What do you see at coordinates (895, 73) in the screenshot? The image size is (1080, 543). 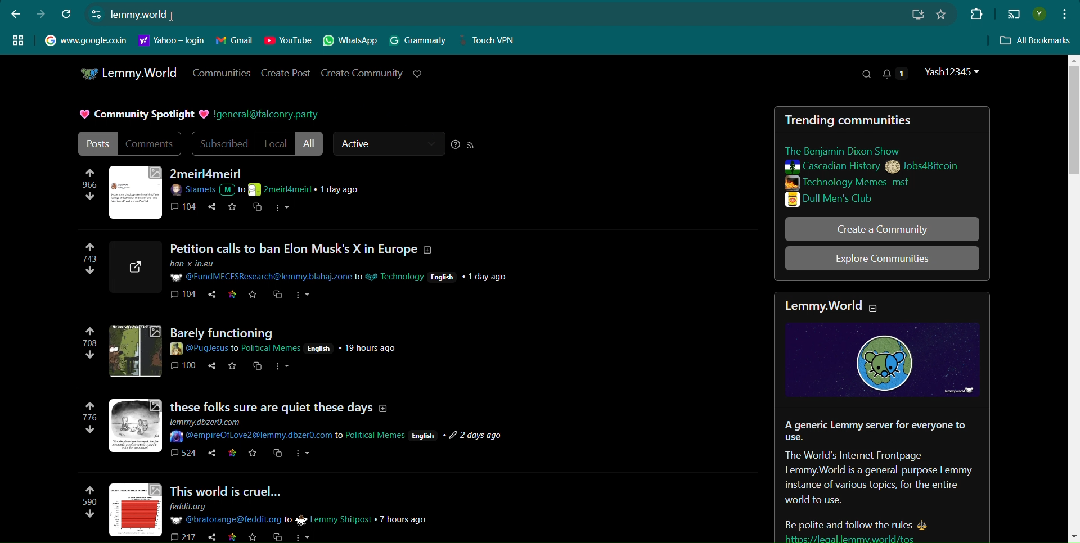 I see `Unread Messages` at bounding box center [895, 73].